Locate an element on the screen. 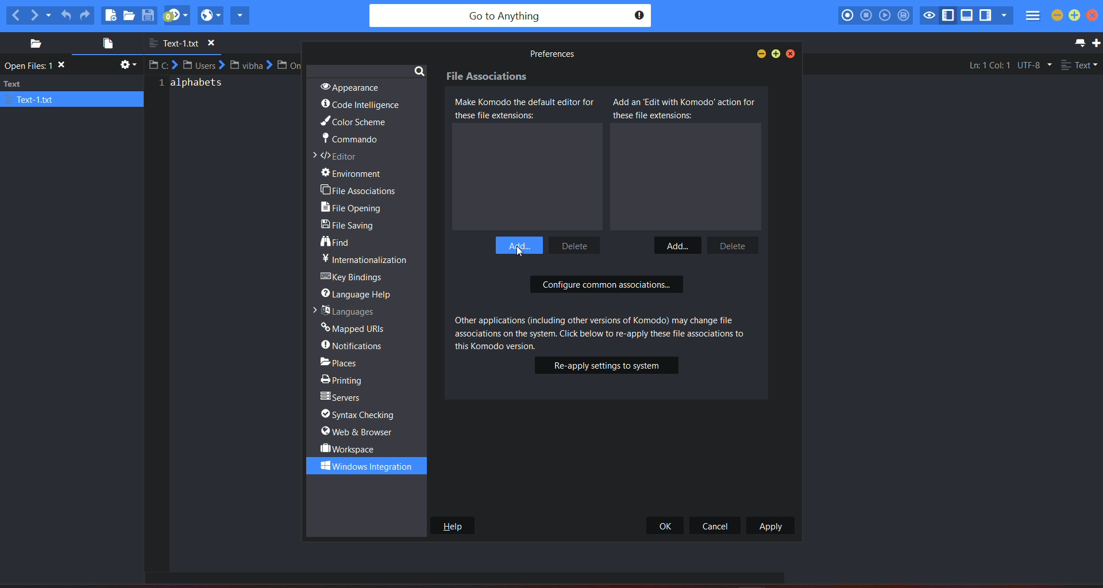  languages is located at coordinates (342, 310).